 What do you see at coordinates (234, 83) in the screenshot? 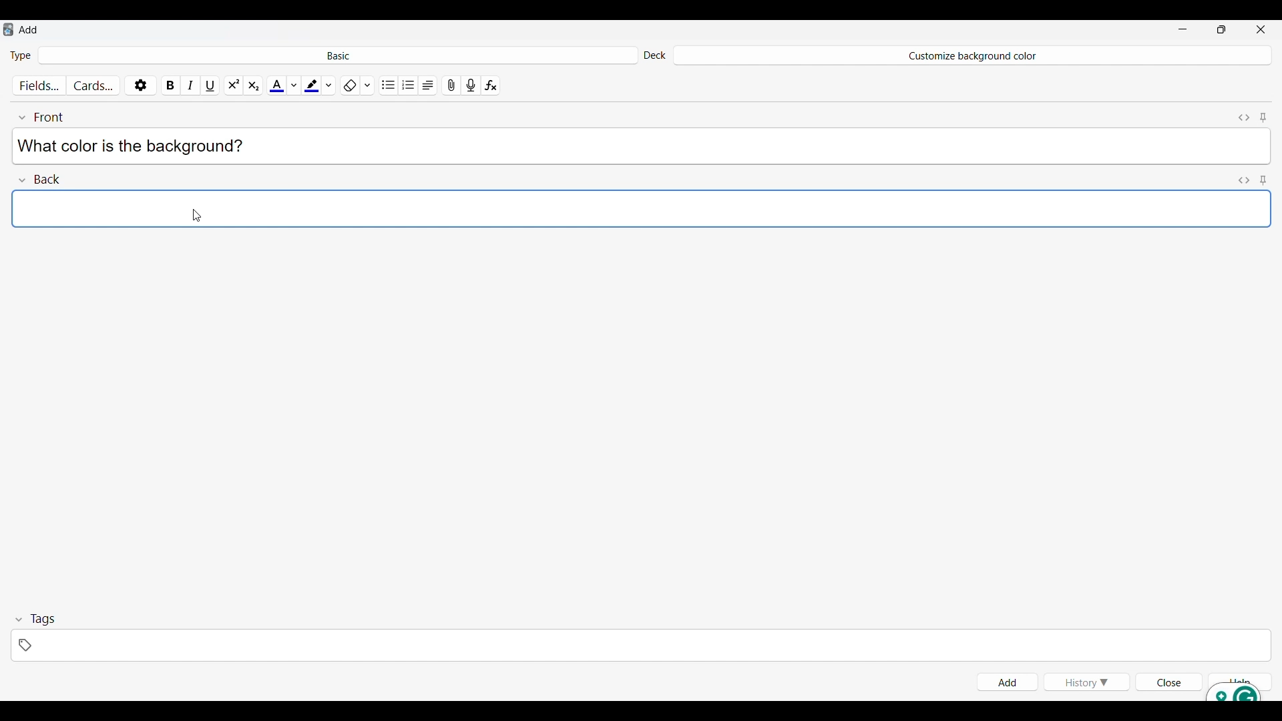
I see `Super script` at bounding box center [234, 83].